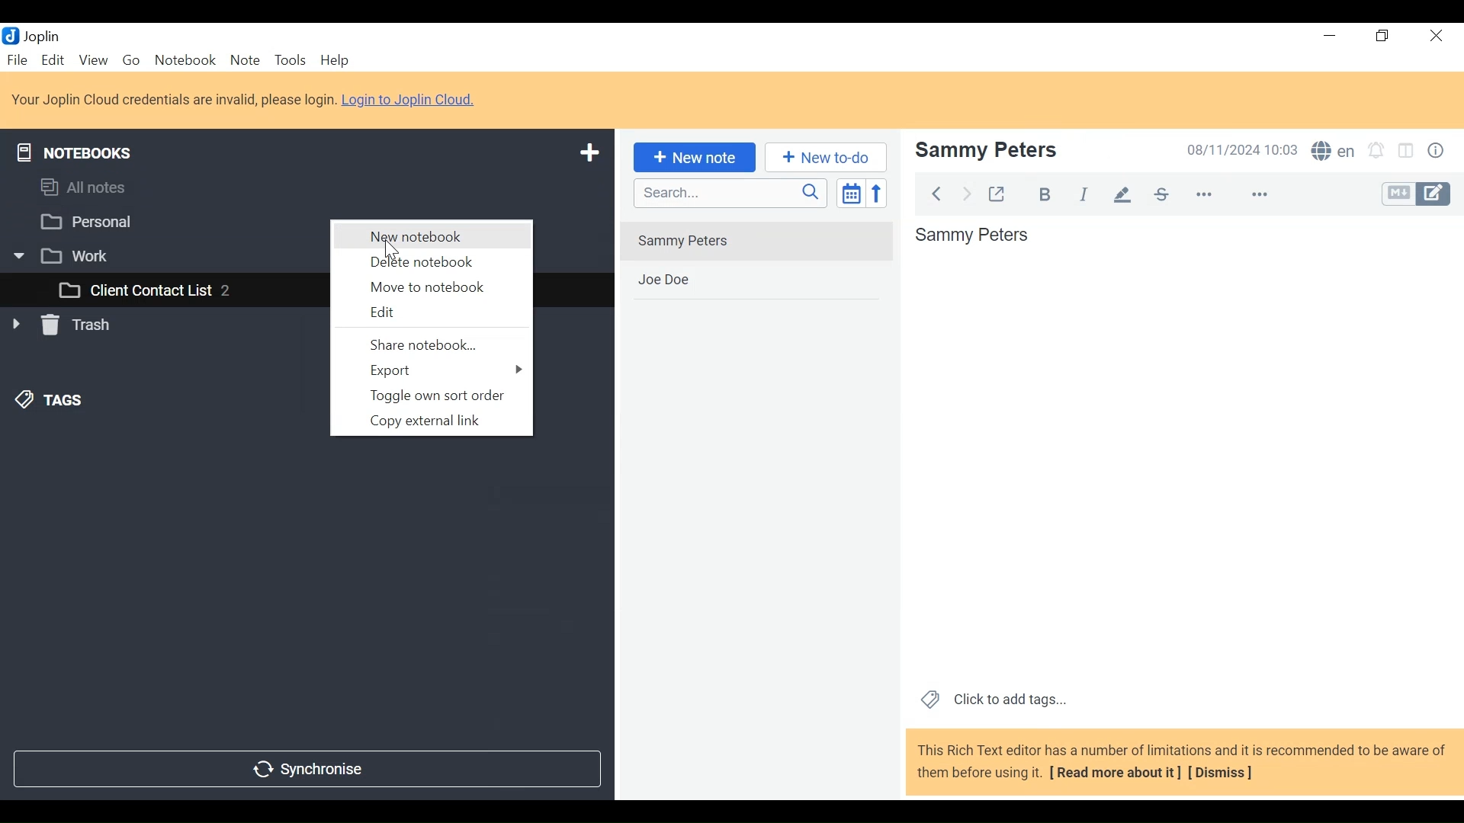 This screenshot has height=823, width=1464. What do you see at coordinates (1406, 149) in the screenshot?
I see `Toggle editor layout` at bounding box center [1406, 149].